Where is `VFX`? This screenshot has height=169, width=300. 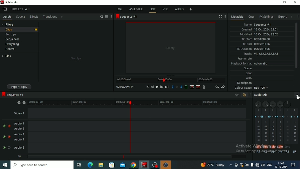
VFX is located at coordinates (165, 9).